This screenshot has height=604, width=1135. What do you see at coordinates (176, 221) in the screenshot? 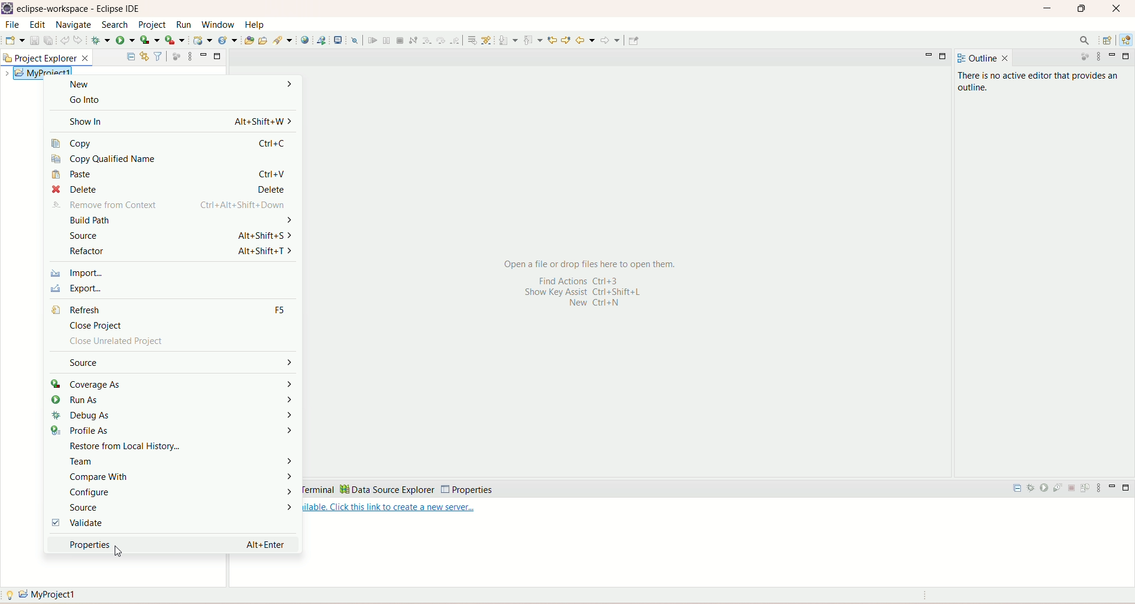
I see `build path` at bounding box center [176, 221].